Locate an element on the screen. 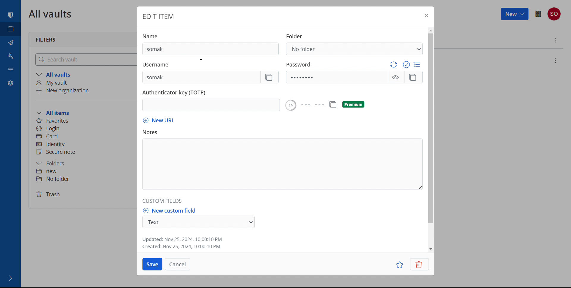  secure note is located at coordinates (85, 152).